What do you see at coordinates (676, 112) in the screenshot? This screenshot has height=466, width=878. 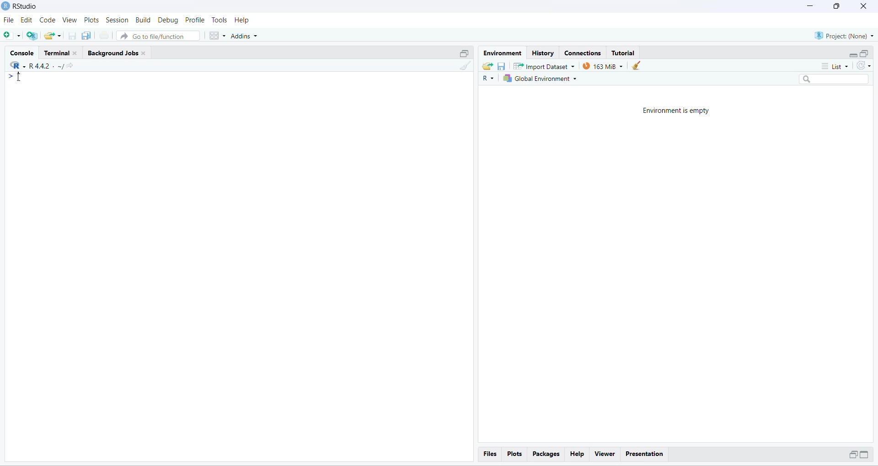 I see `Environment is empty` at bounding box center [676, 112].